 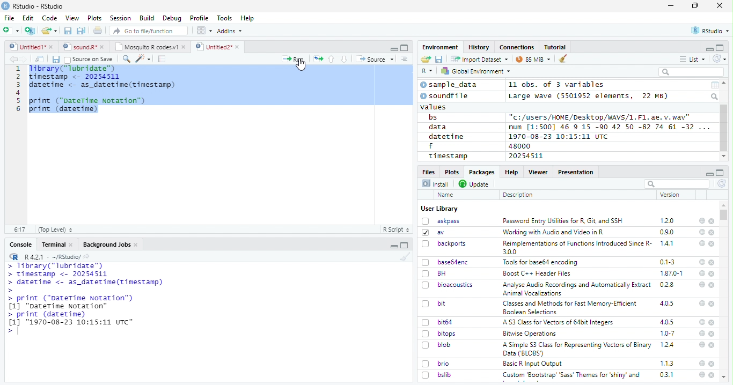 I want to click on help, so click(x=701, y=284).